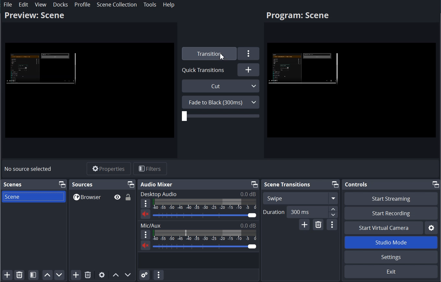 The width and height of the screenshot is (441, 282). Describe the element at coordinates (356, 184) in the screenshot. I see `Controls` at that location.